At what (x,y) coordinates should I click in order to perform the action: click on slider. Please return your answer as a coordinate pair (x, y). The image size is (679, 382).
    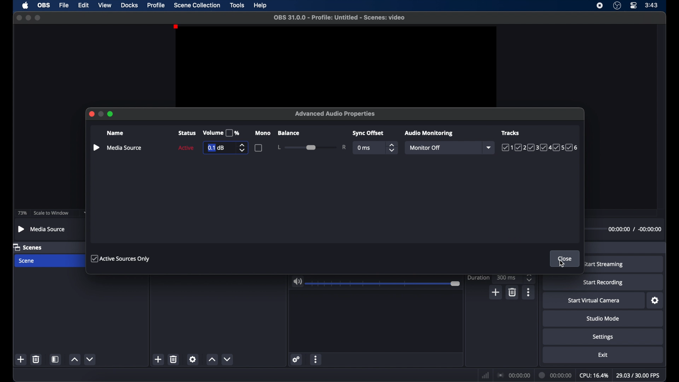
    Looking at the image, I should click on (384, 284).